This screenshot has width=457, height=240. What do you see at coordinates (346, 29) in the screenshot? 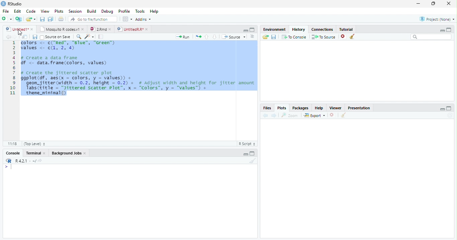
I see `Tutorial` at bounding box center [346, 29].